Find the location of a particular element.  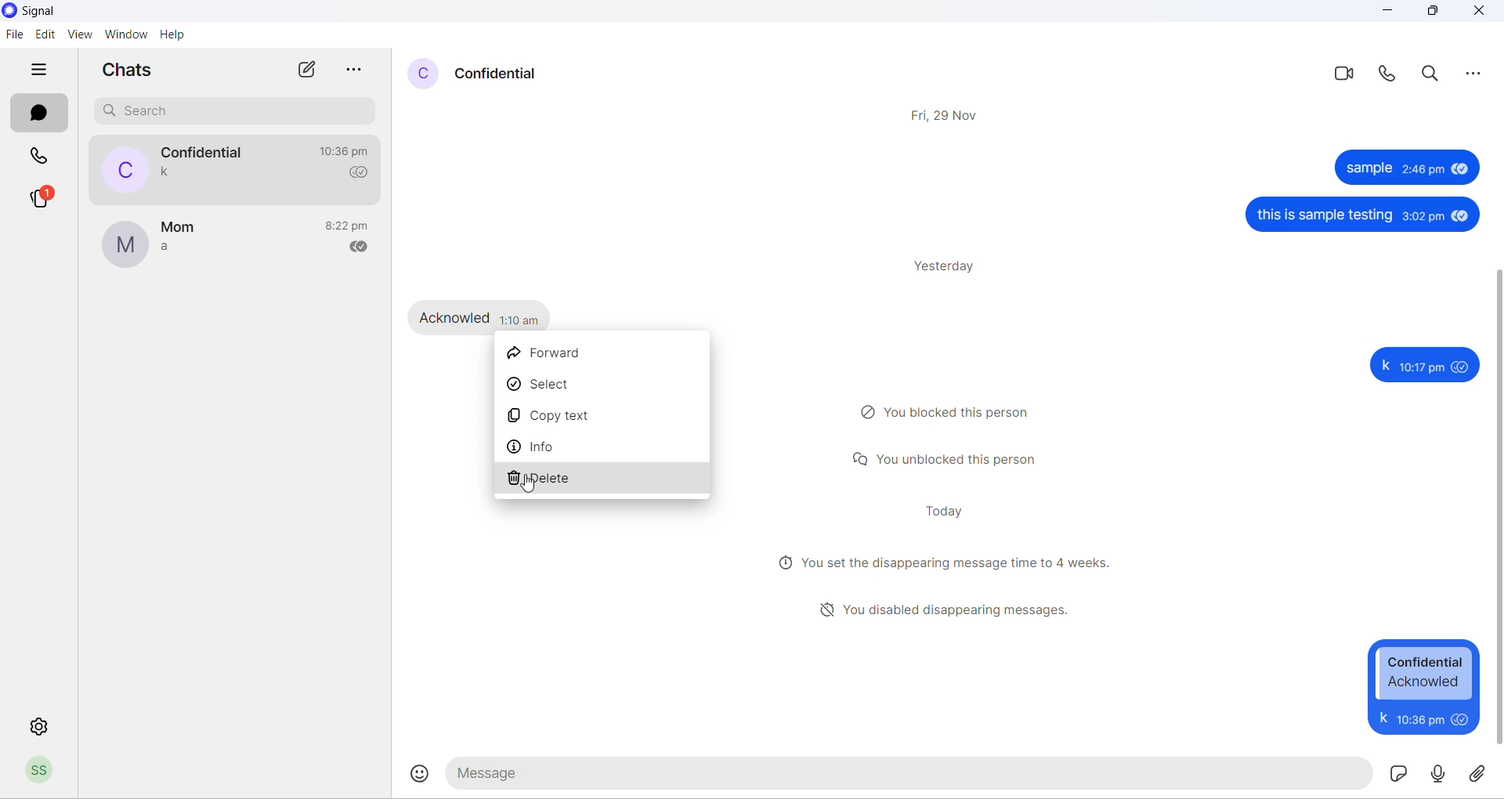

select is located at coordinates (602, 381).